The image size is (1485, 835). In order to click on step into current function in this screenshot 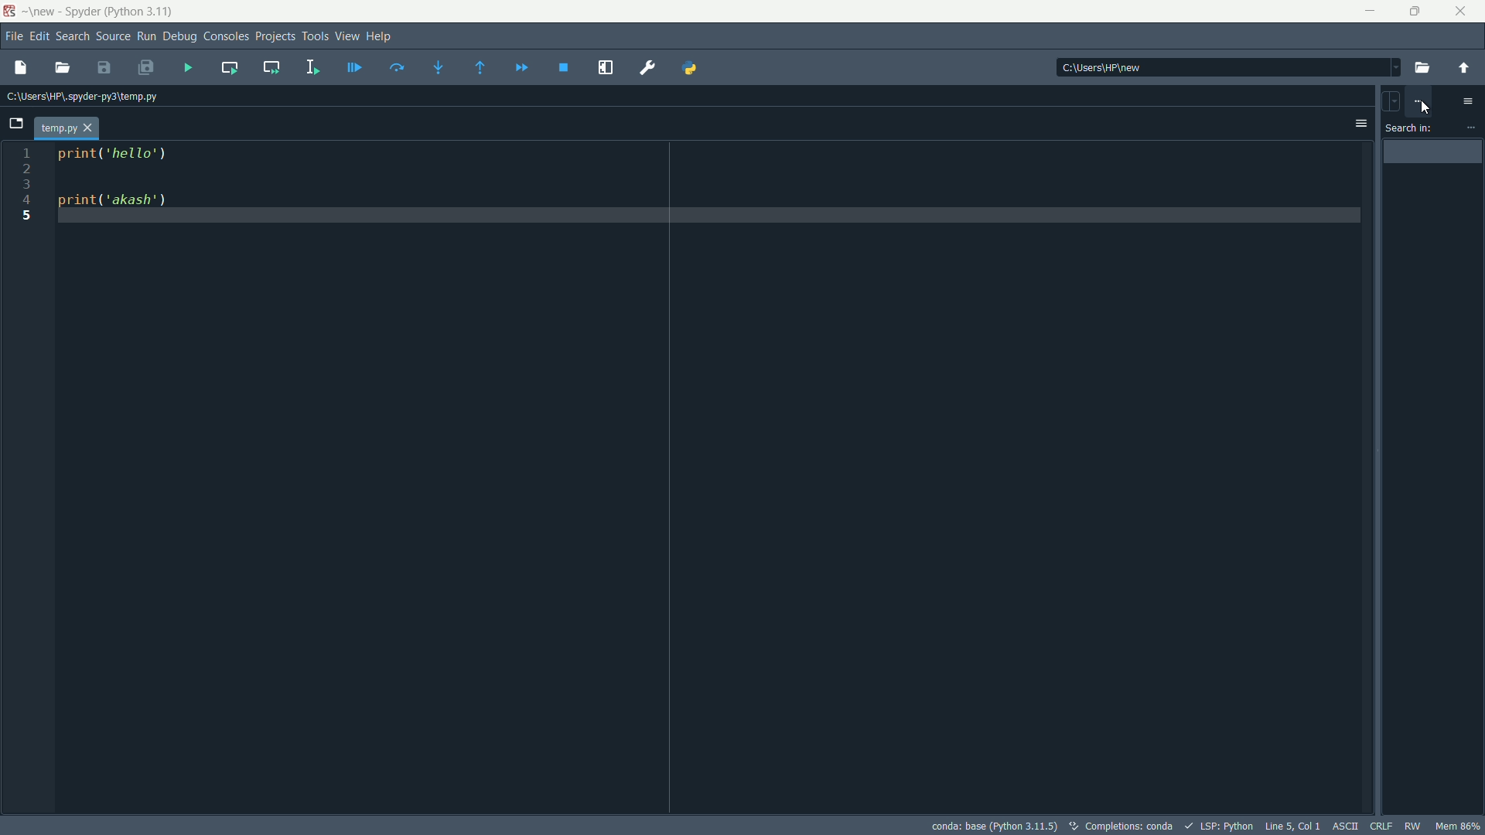, I will do `click(439, 68)`.